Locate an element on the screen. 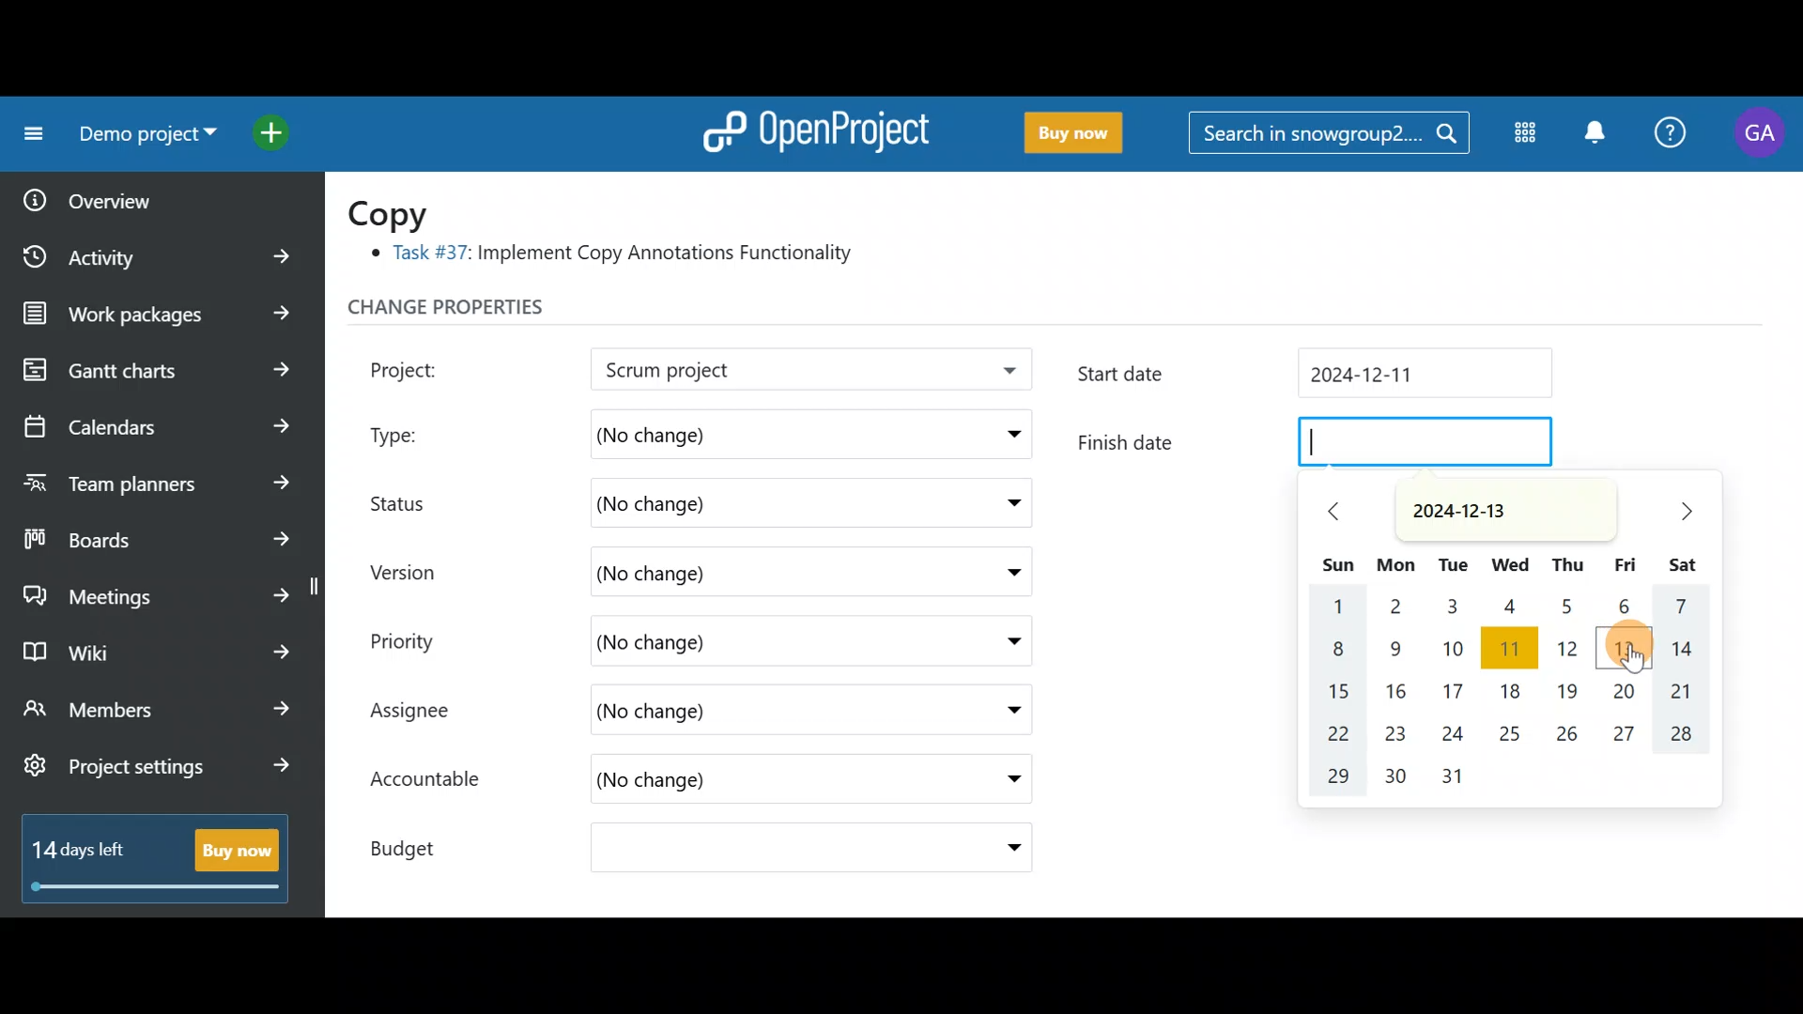 The height and width of the screenshot is (1014, 1803). Calendar days is located at coordinates (1521, 696).